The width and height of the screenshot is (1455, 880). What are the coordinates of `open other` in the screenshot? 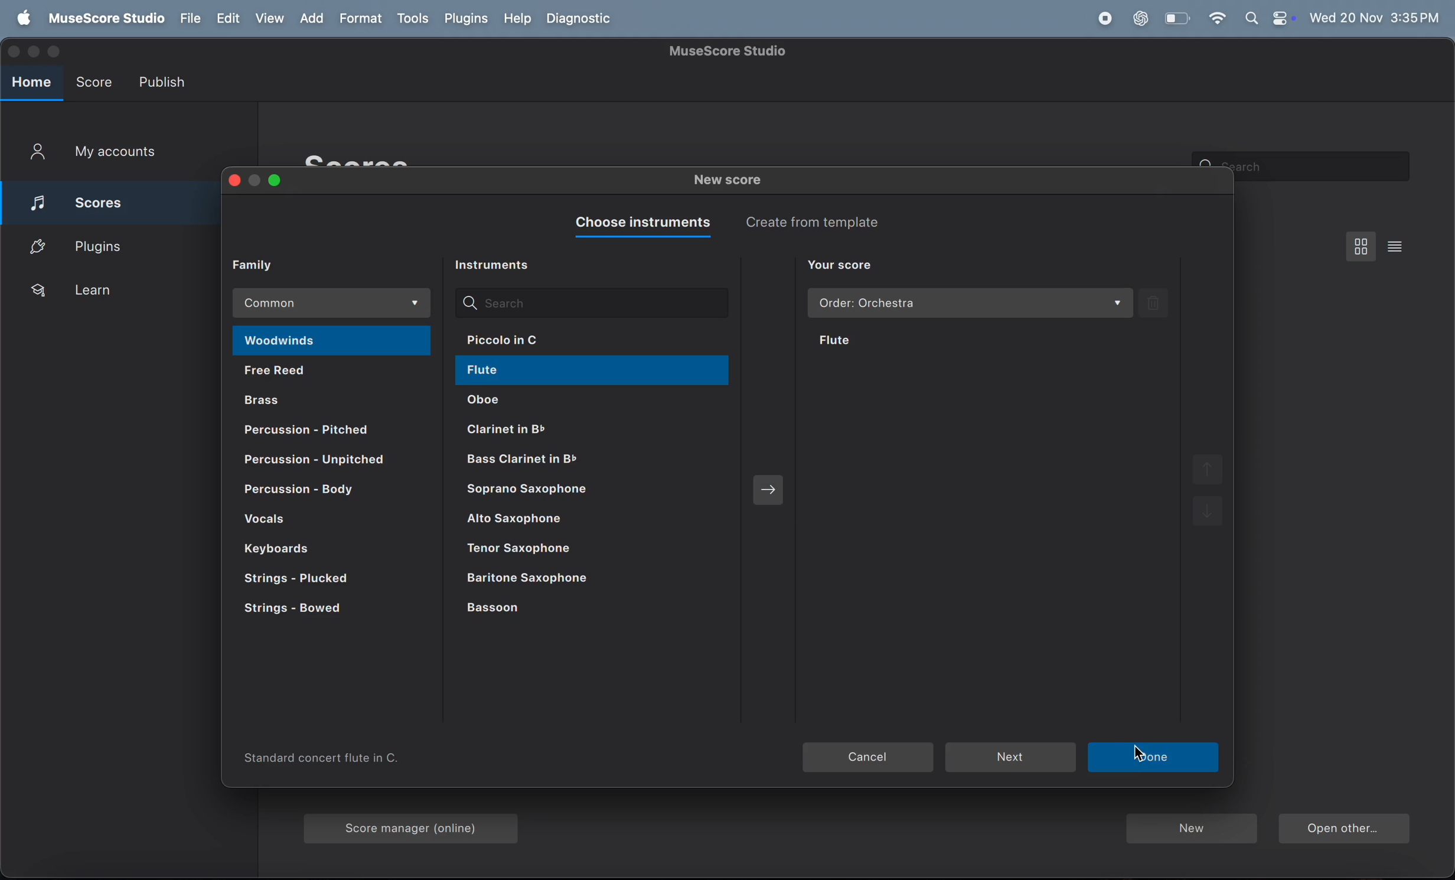 It's located at (1343, 830).